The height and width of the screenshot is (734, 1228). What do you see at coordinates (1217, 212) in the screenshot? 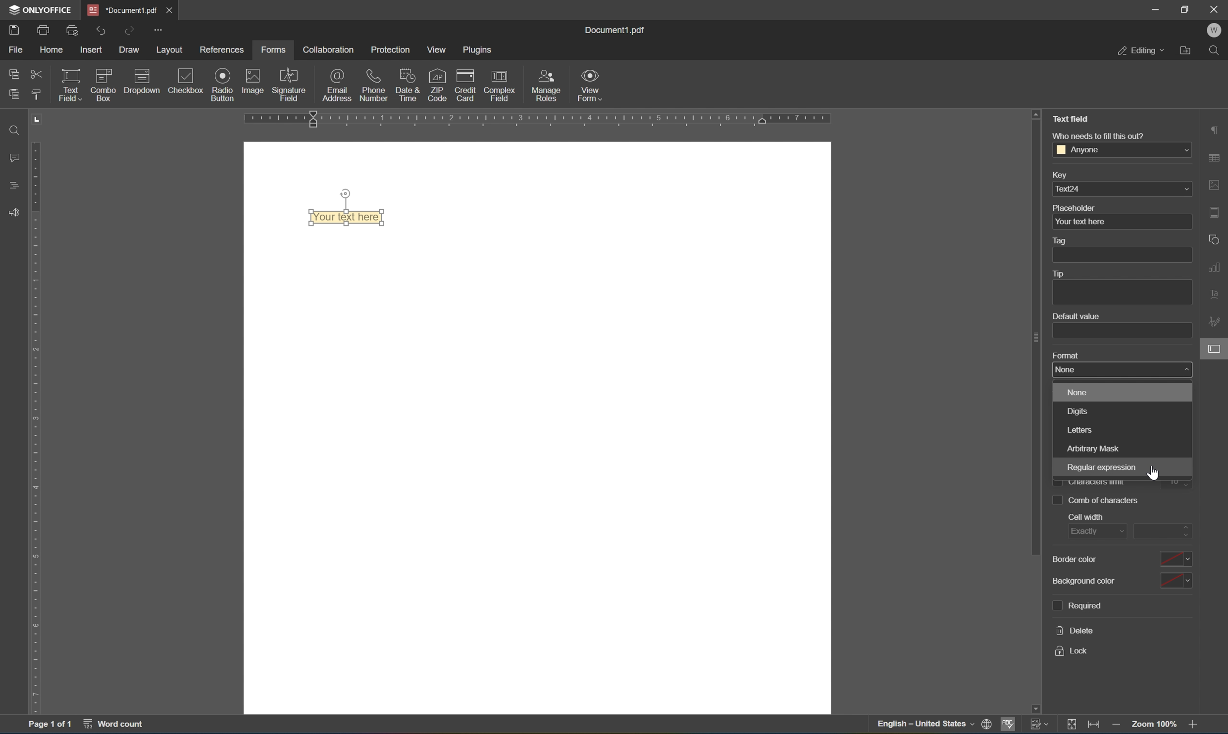
I see `header and footer settings` at bounding box center [1217, 212].